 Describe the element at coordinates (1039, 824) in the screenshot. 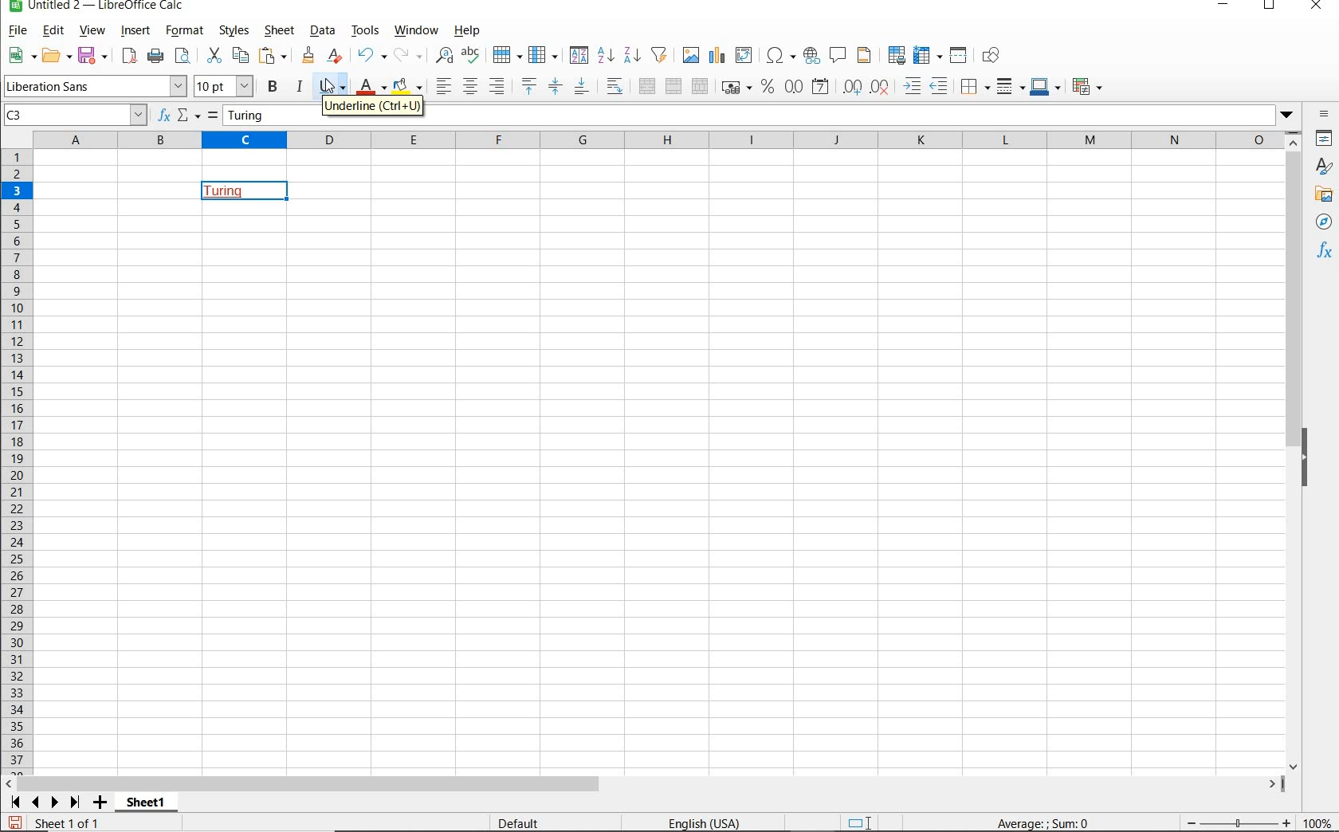

I see `FORMULA` at that location.